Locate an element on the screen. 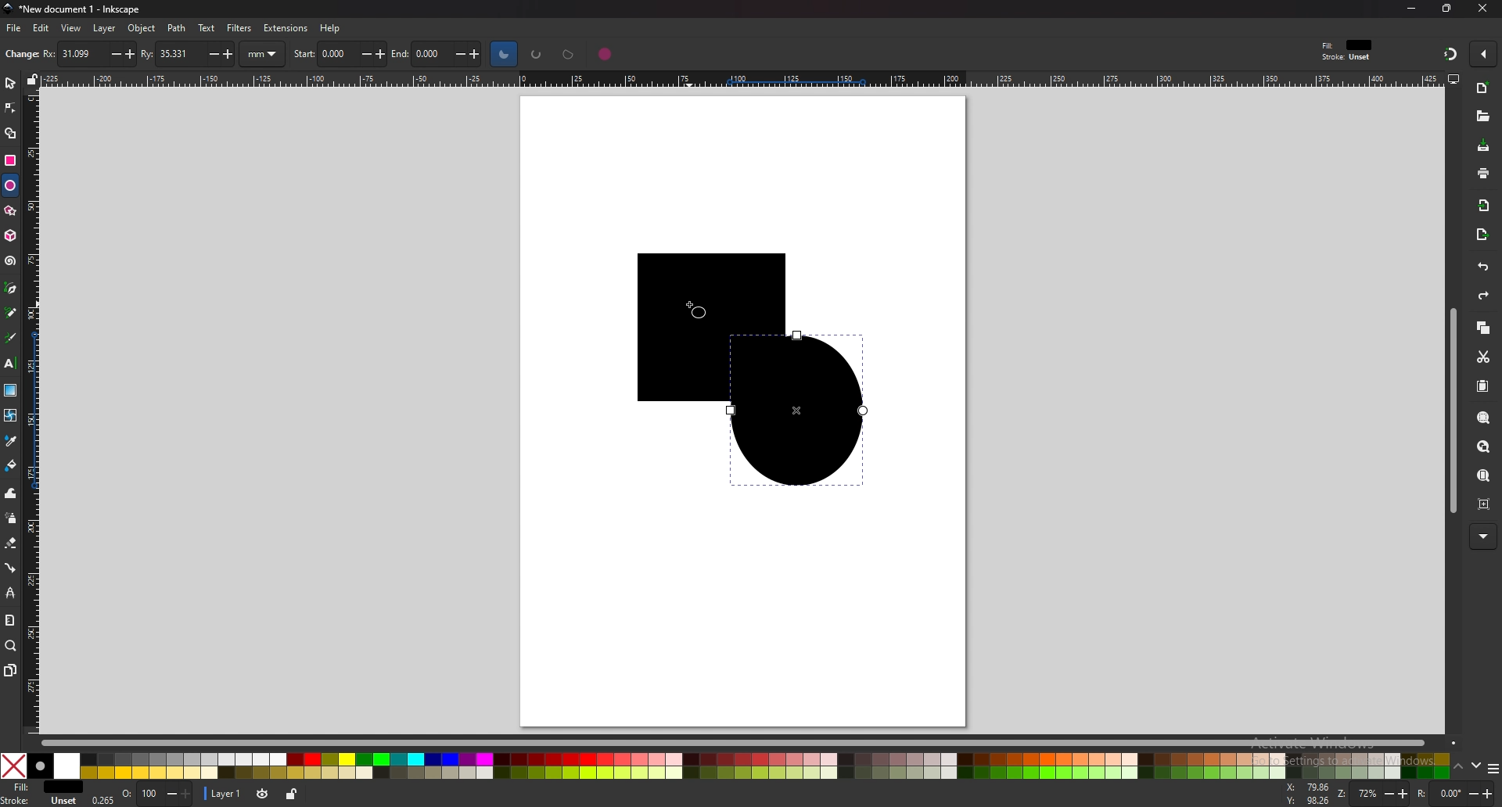 This screenshot has height=807, width=1502. slice is located at coordinates (504, 53).